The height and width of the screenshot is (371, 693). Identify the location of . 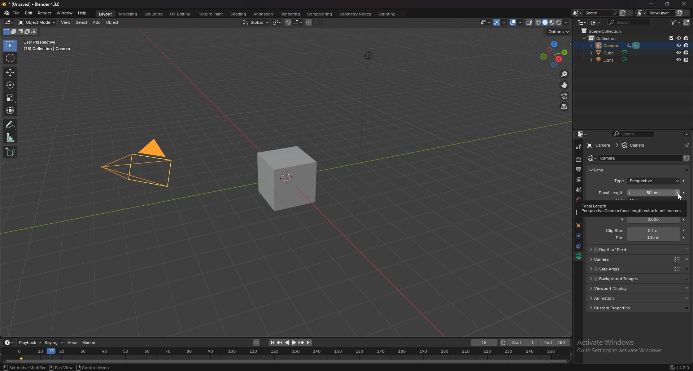
(624, 347).